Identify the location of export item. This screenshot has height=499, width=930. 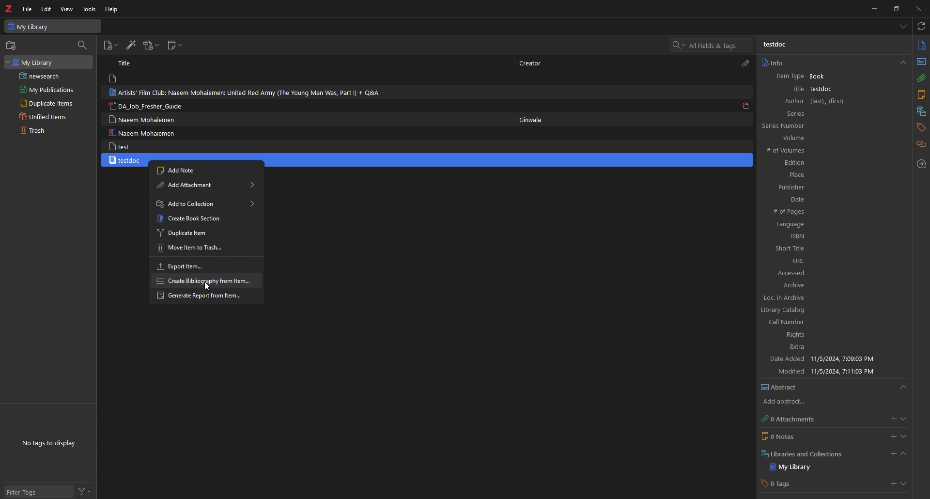
(203, 265).